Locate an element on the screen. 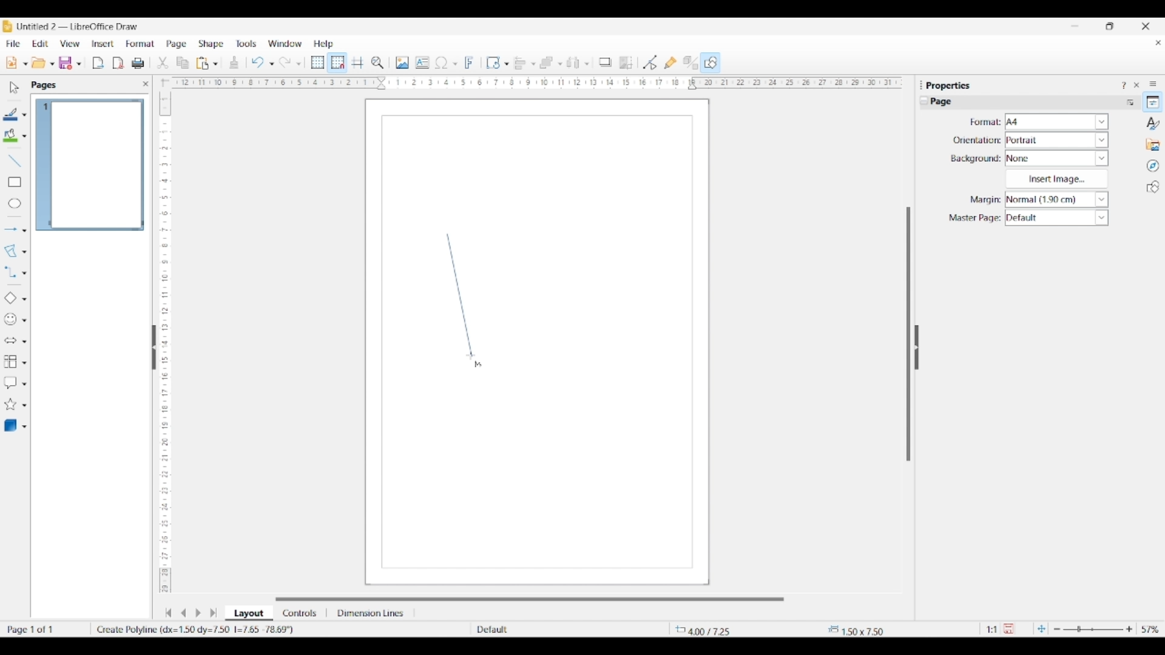 This screenshot has height=655, width=1165. Ellipse is located at coordinates (15, 203).